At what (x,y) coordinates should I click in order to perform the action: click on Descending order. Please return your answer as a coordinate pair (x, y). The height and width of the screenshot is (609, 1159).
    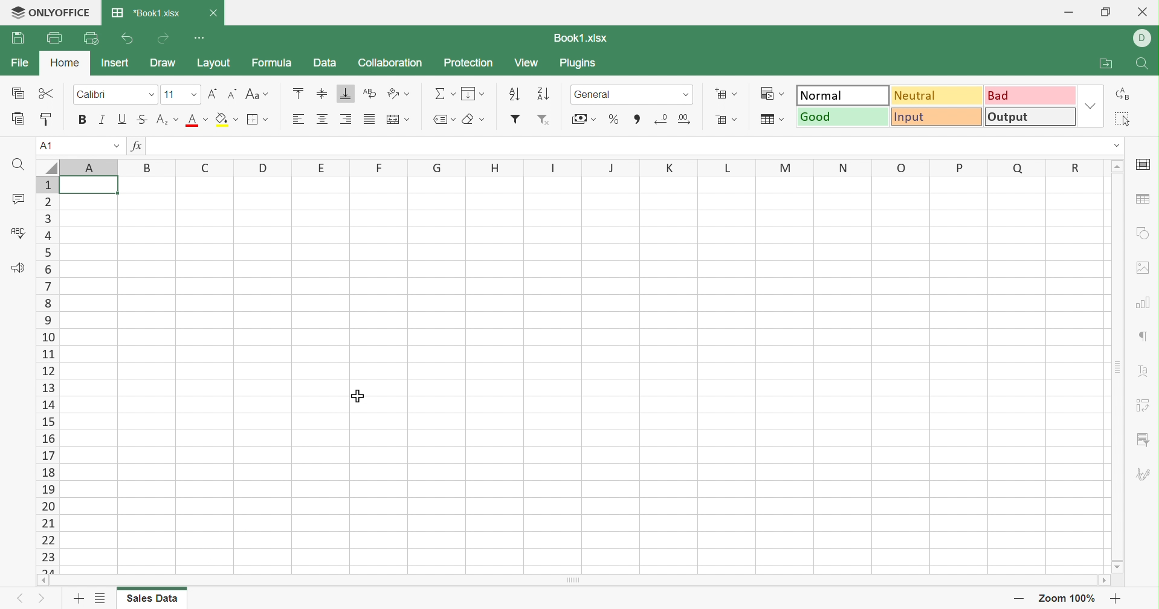
    Looking at the image, I should click on (542, 93).